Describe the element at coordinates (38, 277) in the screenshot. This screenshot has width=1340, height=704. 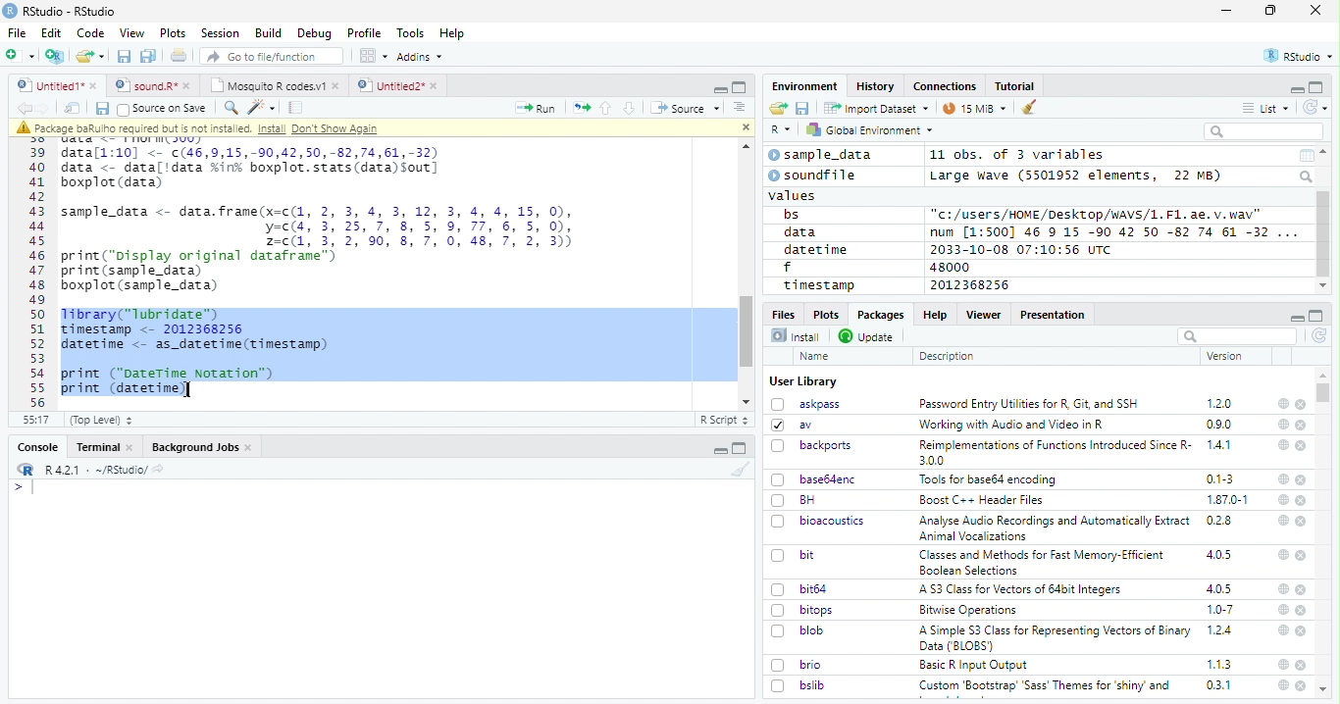
I see `Numbering line` at that location.